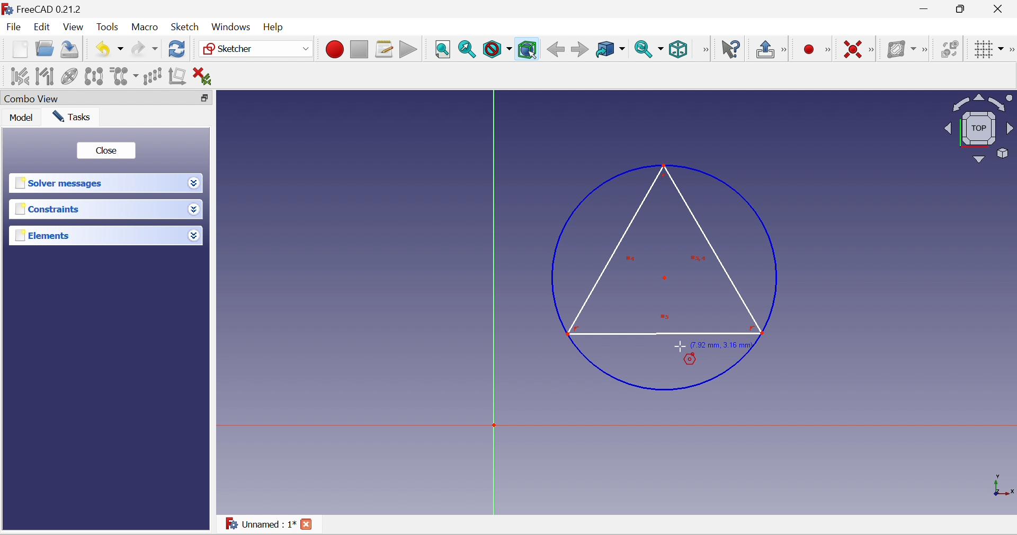 The width and height of the screenshot is (1017, 535). What do you see at coordinates (650, 50) in the screenshot?
I see `Sync view` at bounding box center [650, 50].